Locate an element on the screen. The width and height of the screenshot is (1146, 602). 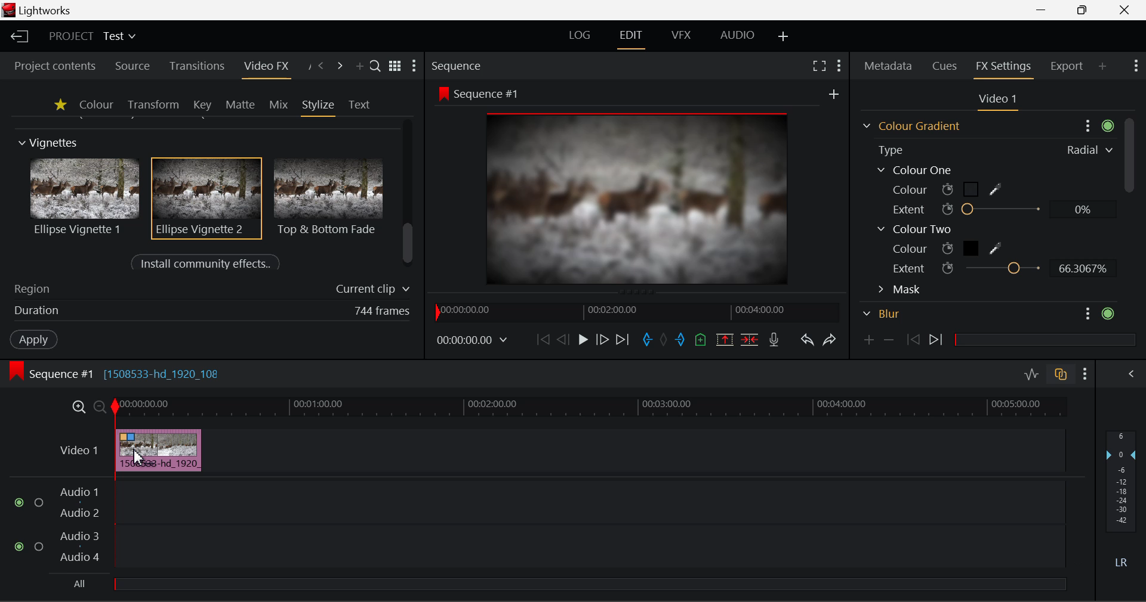
Full Screen is located at coordinates (819, 66).